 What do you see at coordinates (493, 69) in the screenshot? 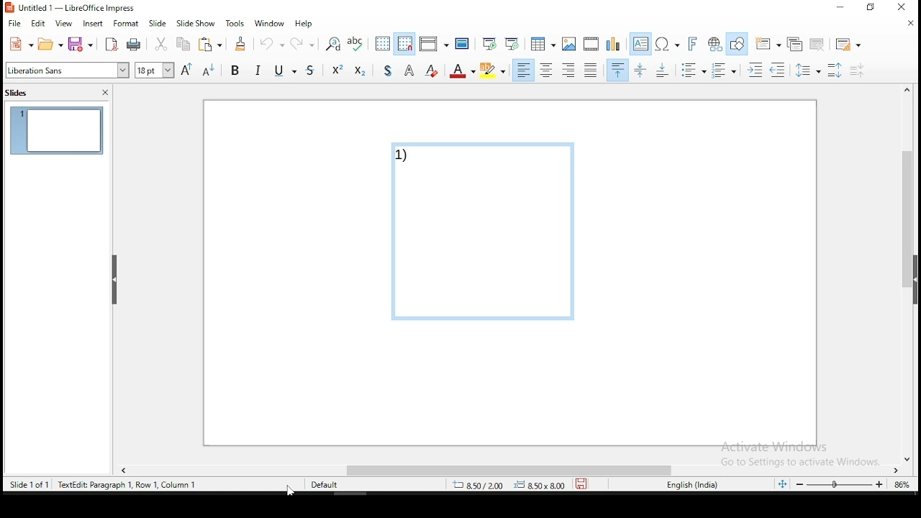
I see `character highlighting color` at bounding box center [493, 69].